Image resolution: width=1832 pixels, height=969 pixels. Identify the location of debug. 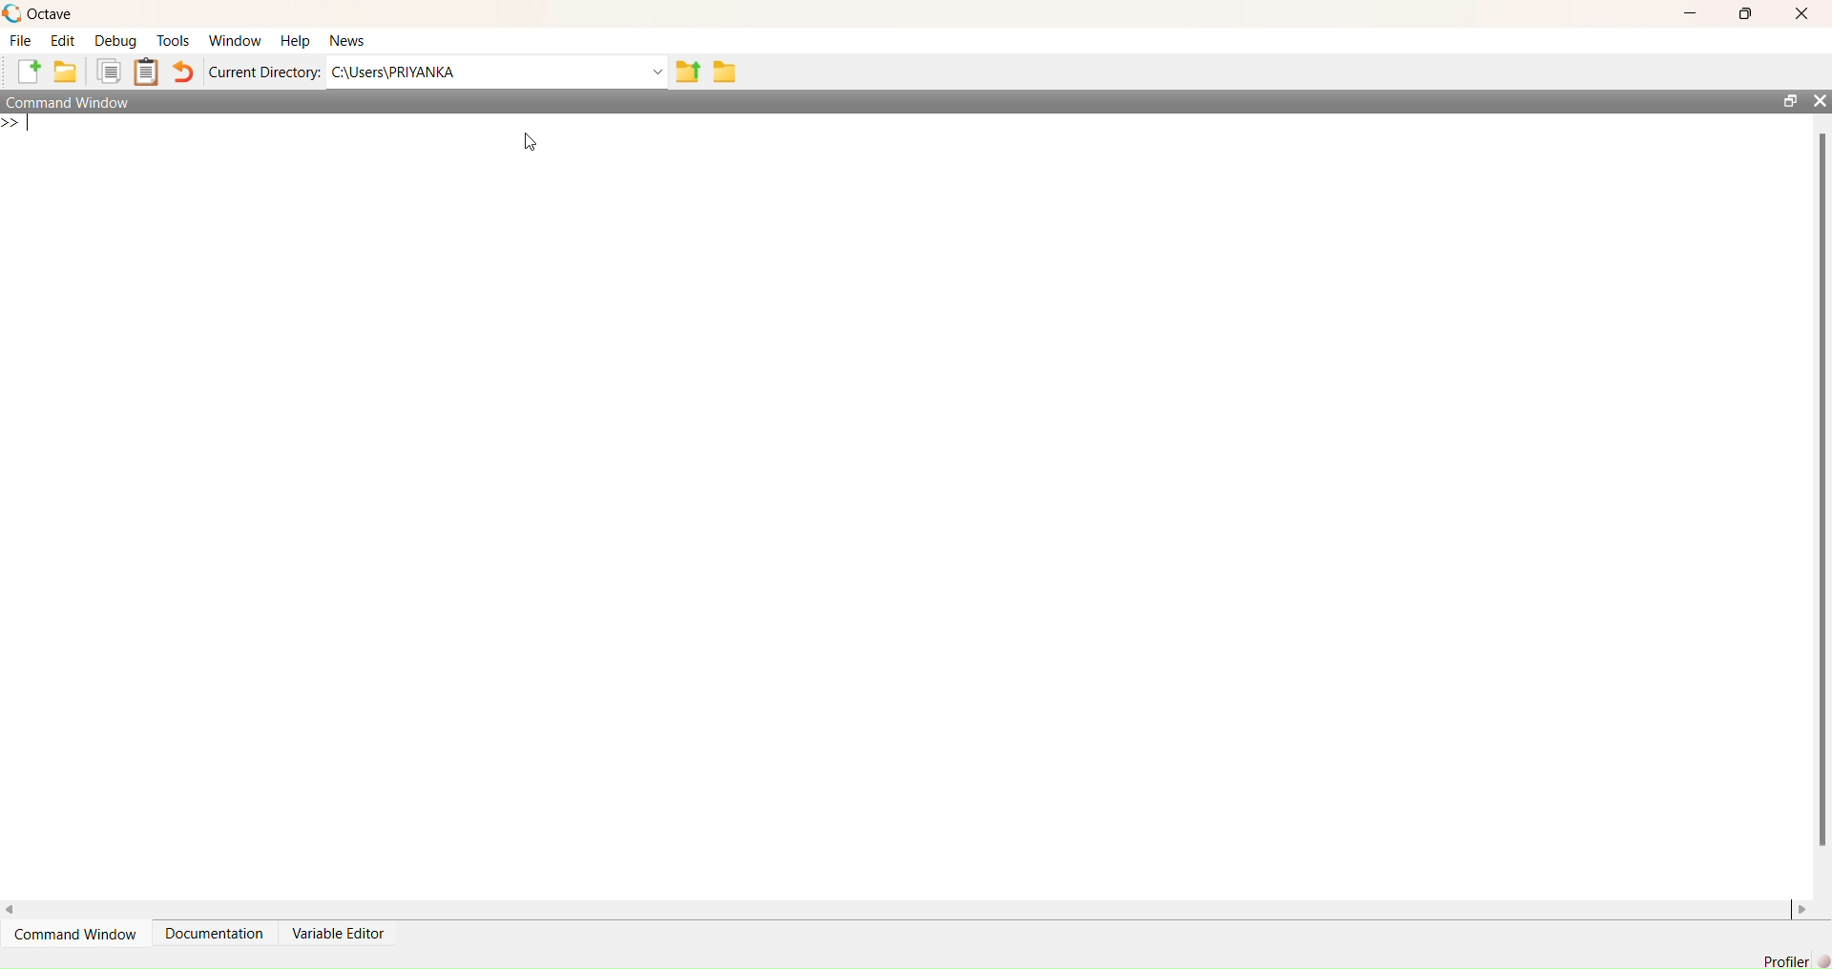
(117, 42).